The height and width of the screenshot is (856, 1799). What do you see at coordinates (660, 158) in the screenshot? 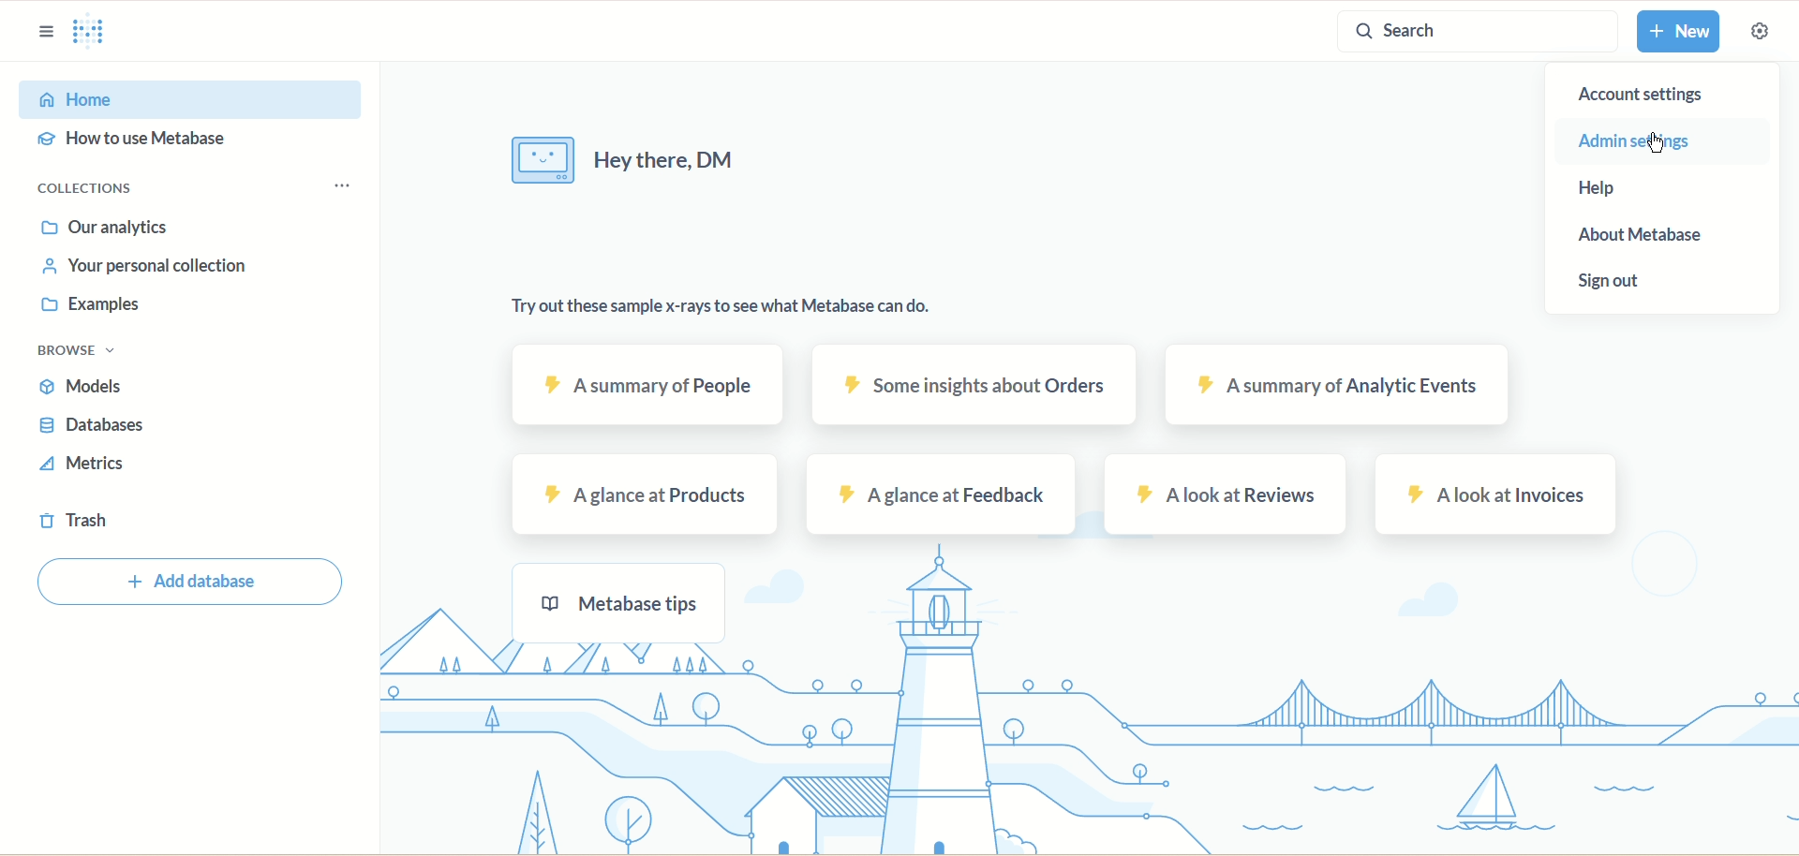
I see `hey there, DM` at bounding box center [660, 158].